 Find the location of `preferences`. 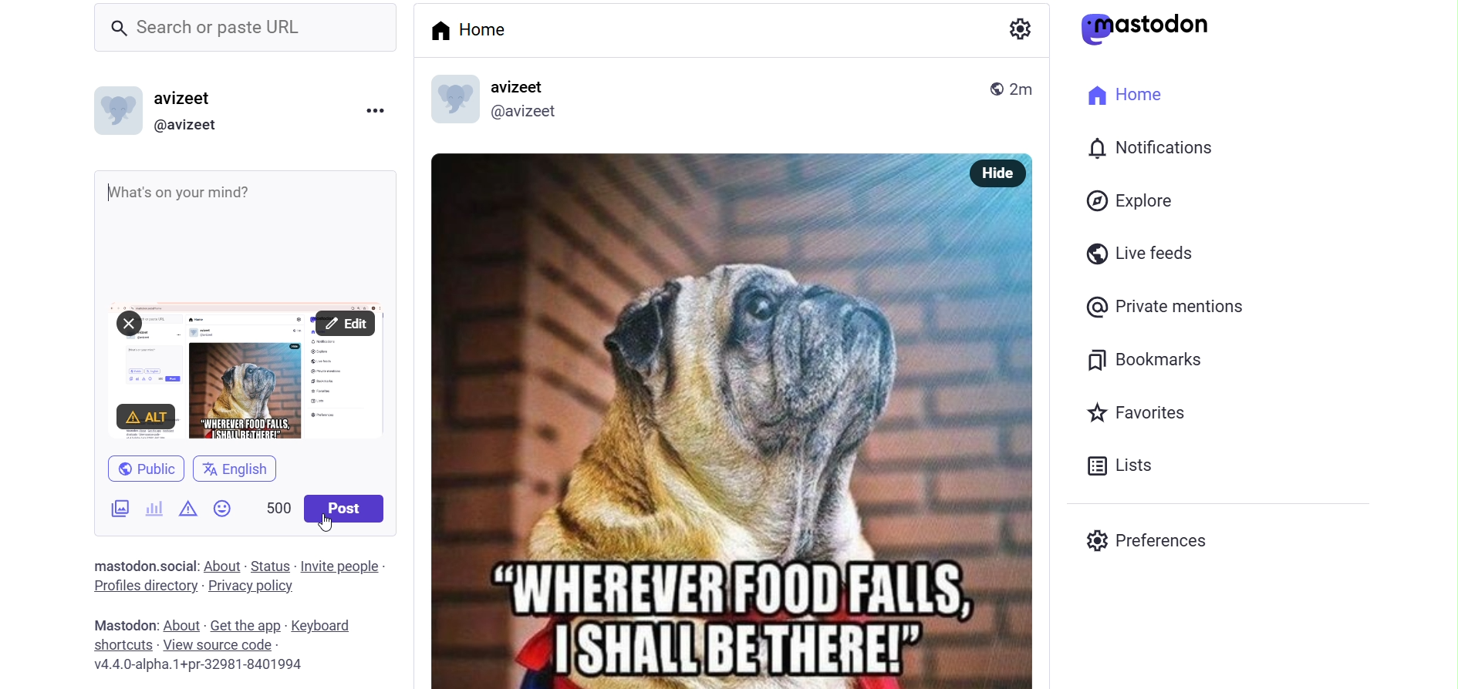

preferences is located at coordinates (1151, 539).